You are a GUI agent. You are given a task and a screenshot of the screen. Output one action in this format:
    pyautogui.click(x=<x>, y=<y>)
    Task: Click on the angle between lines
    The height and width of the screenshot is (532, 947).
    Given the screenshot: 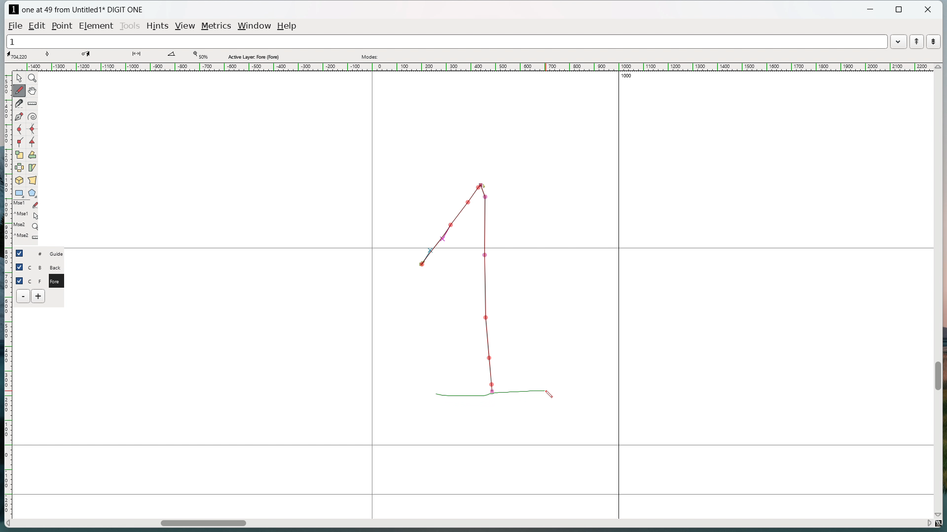 What is the action you would take?
    pyautogui.click(x=177, y=56)
    